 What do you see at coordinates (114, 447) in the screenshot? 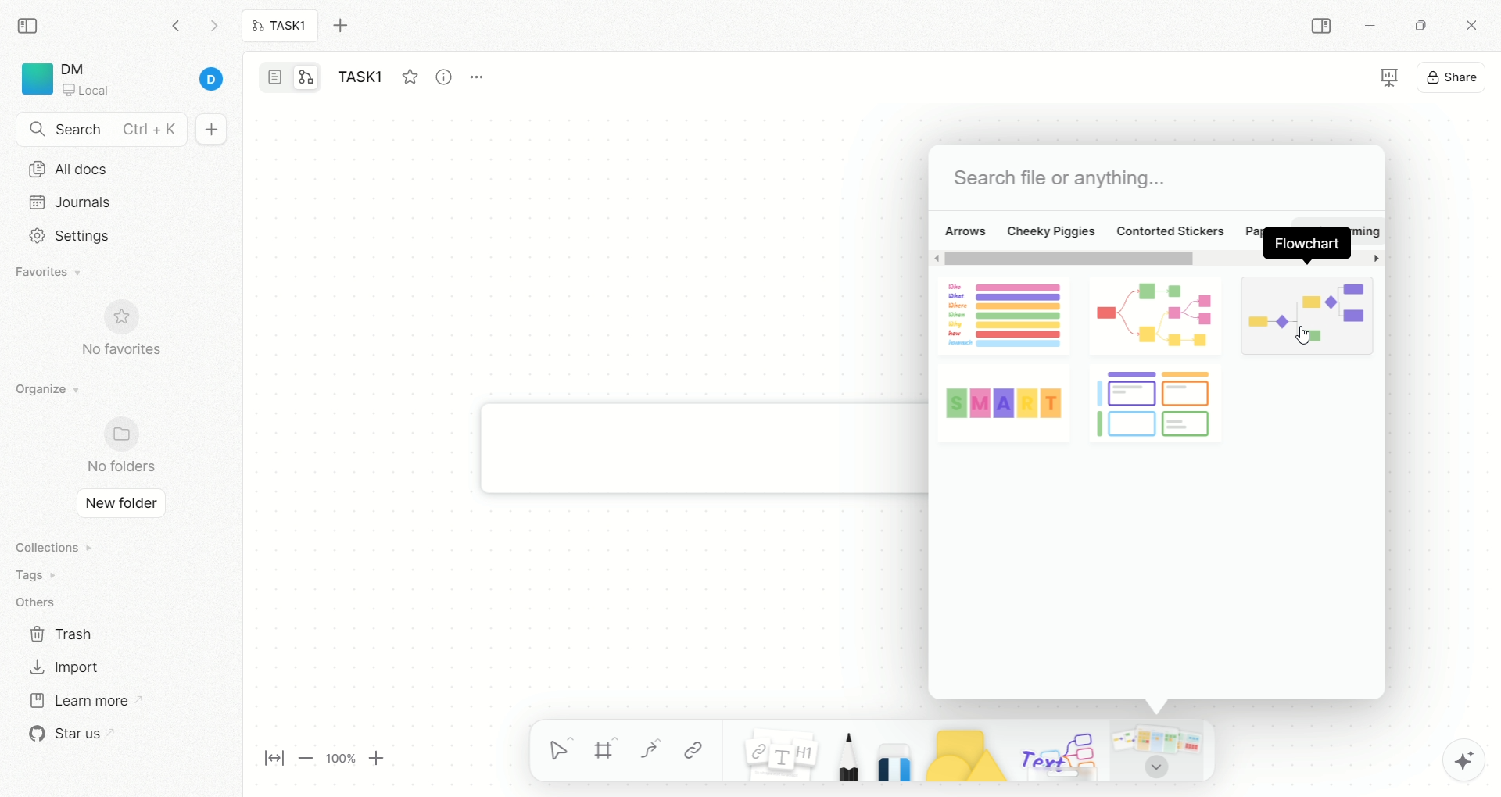
I see `no folder` at bounding box center [114, 447].